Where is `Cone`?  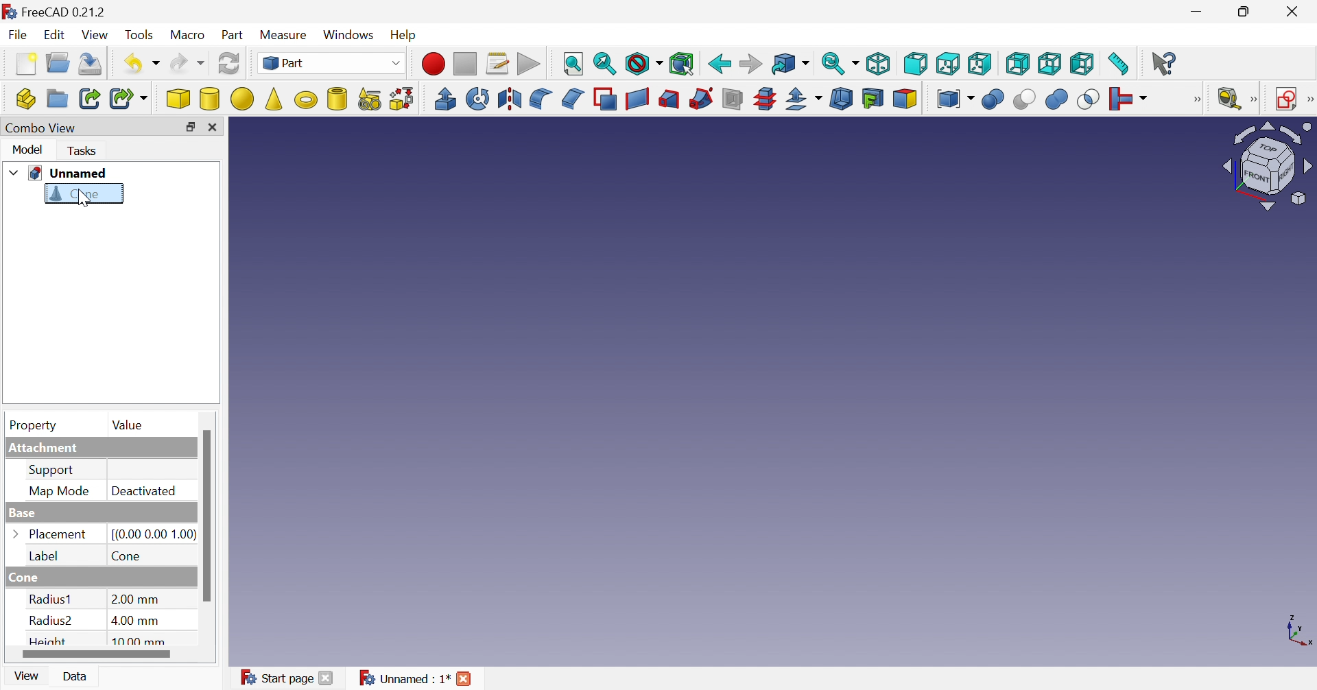 Cone is located at coordinates (273, 99).